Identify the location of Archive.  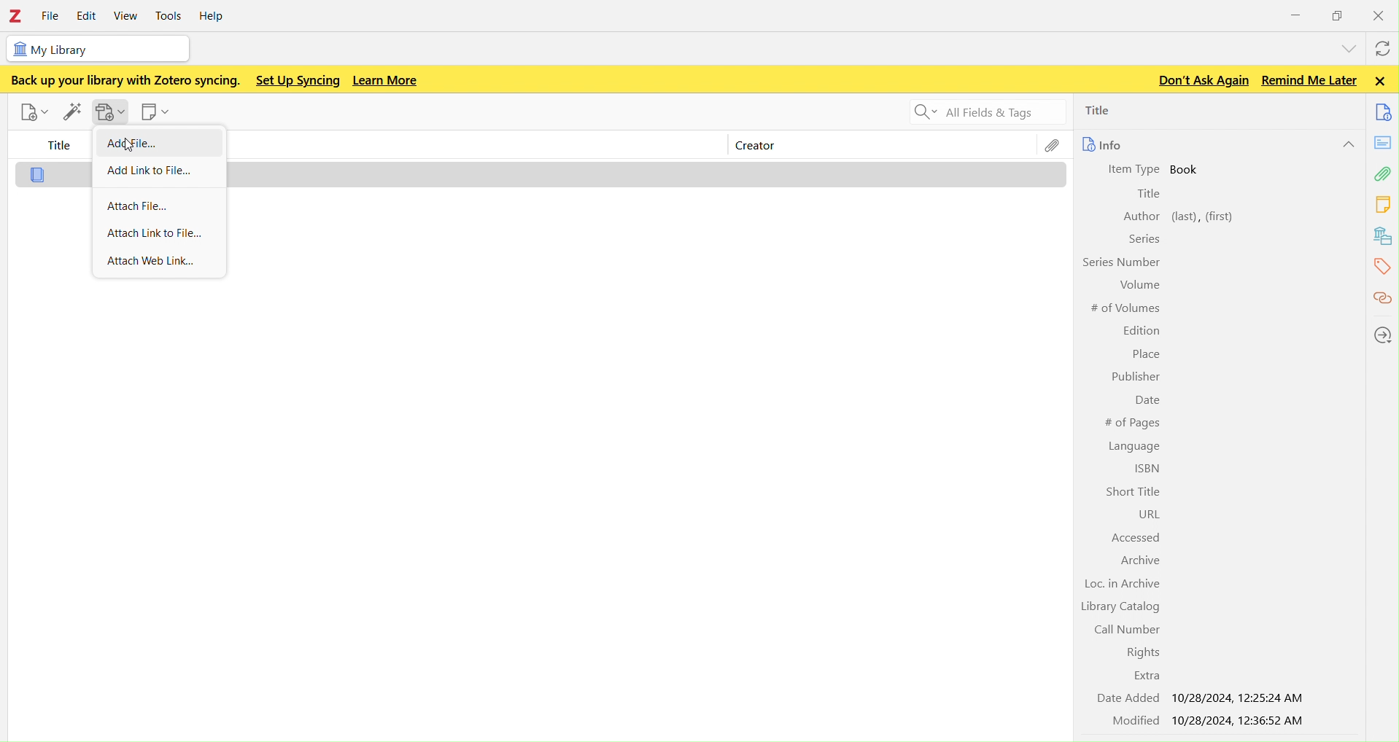
(1141, 560).